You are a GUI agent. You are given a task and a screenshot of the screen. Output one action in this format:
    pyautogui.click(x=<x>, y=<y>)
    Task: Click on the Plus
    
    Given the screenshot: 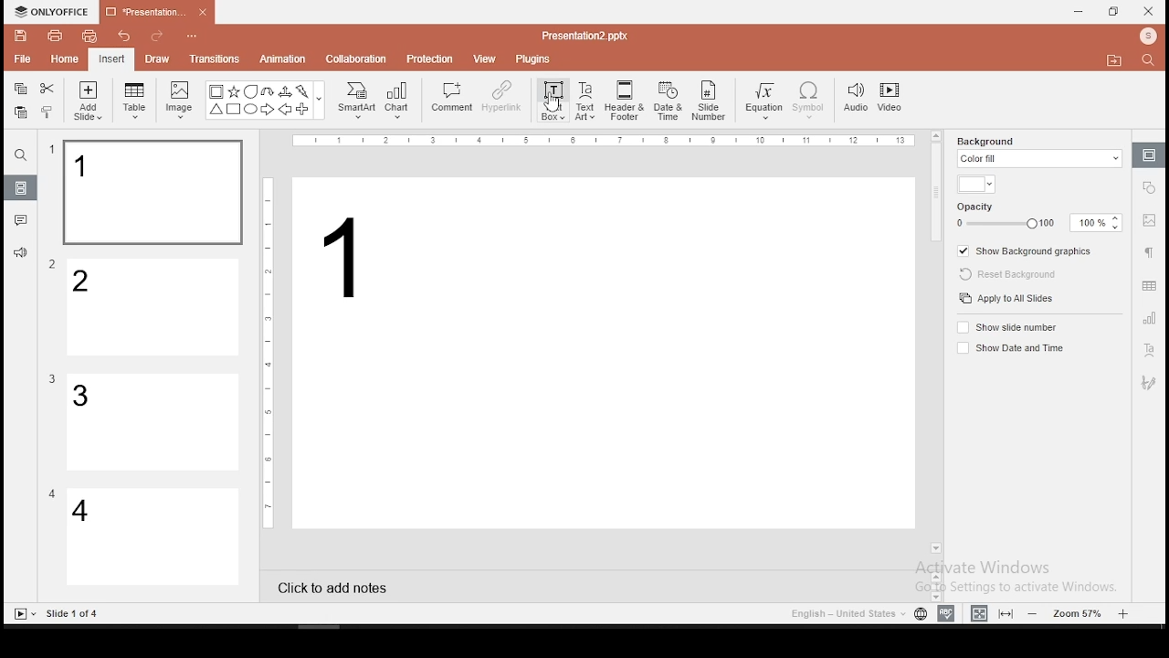 What is the action you would take?
    pyautogui.click(x=303, y=110)
    